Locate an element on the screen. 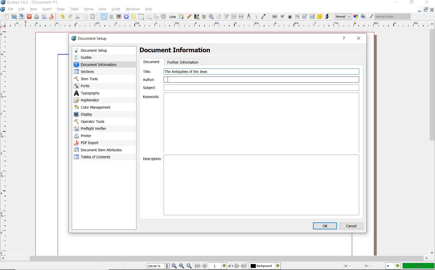 The image size is (435, 270). insert is located at coordinates (47, 9).